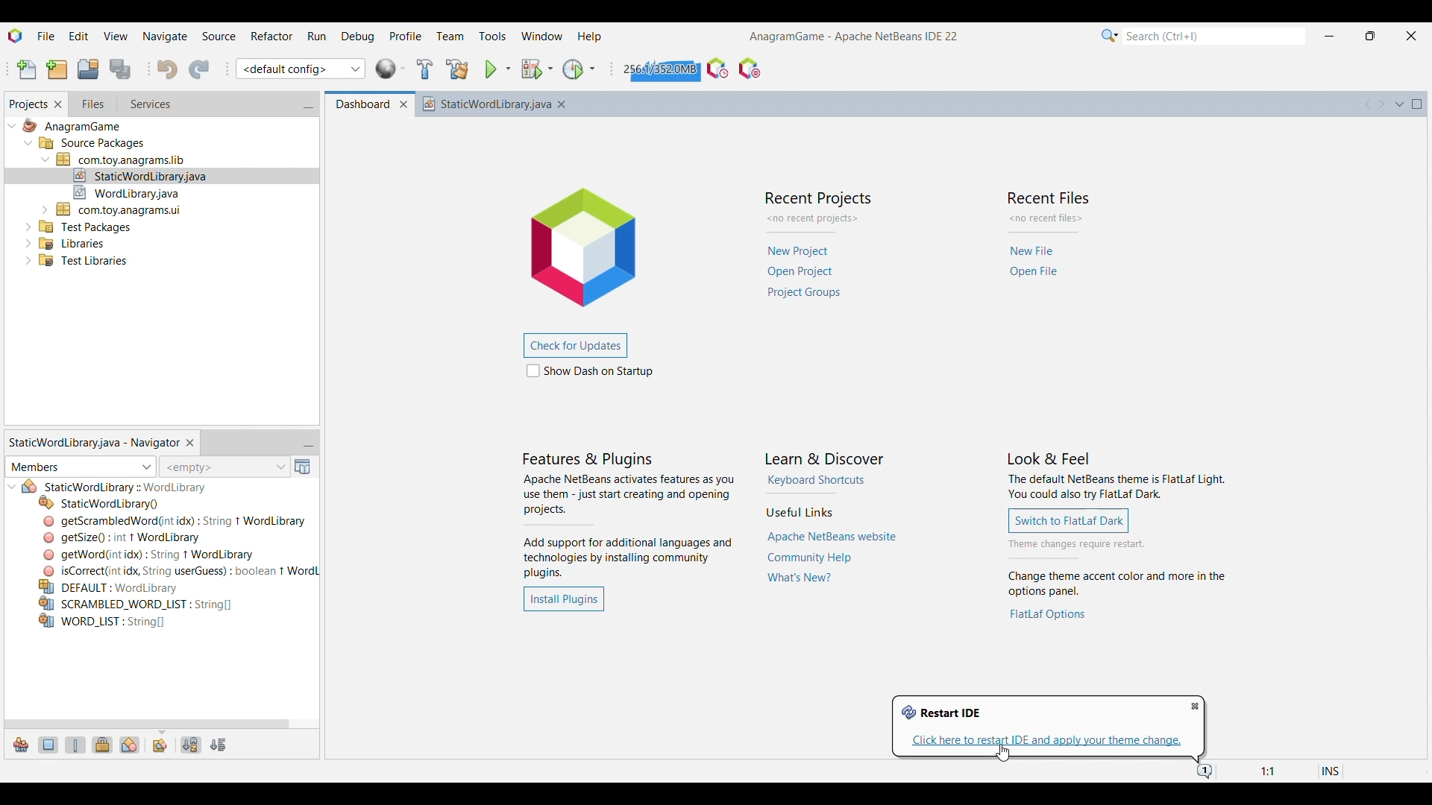  I want to click on Build project, so click(425, 69).